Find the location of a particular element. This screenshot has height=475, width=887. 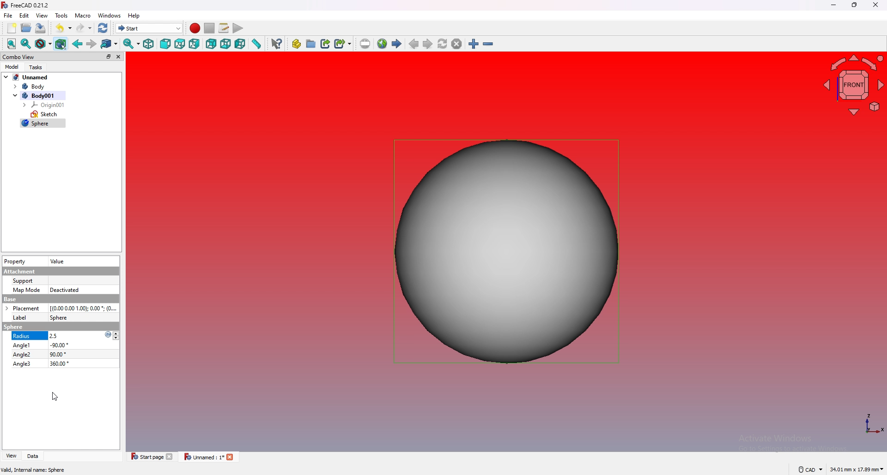

fit all is located at coordinates (12, 44).